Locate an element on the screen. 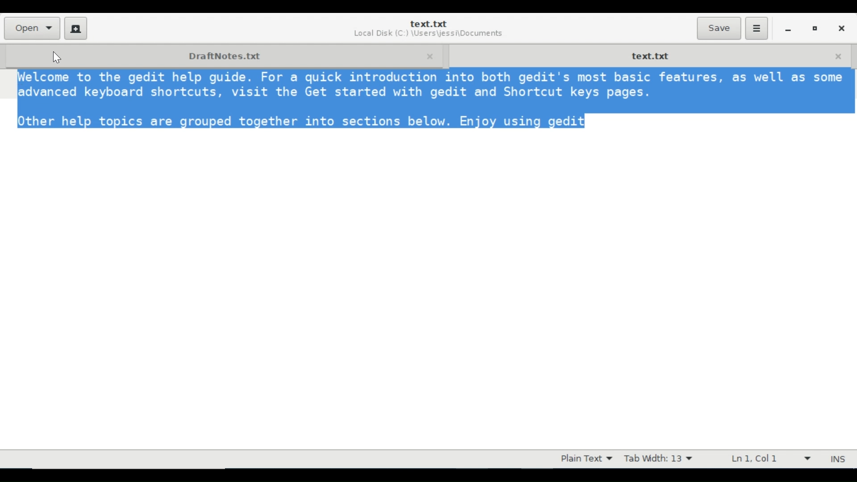  minimize is located at coordinates (788, 28).